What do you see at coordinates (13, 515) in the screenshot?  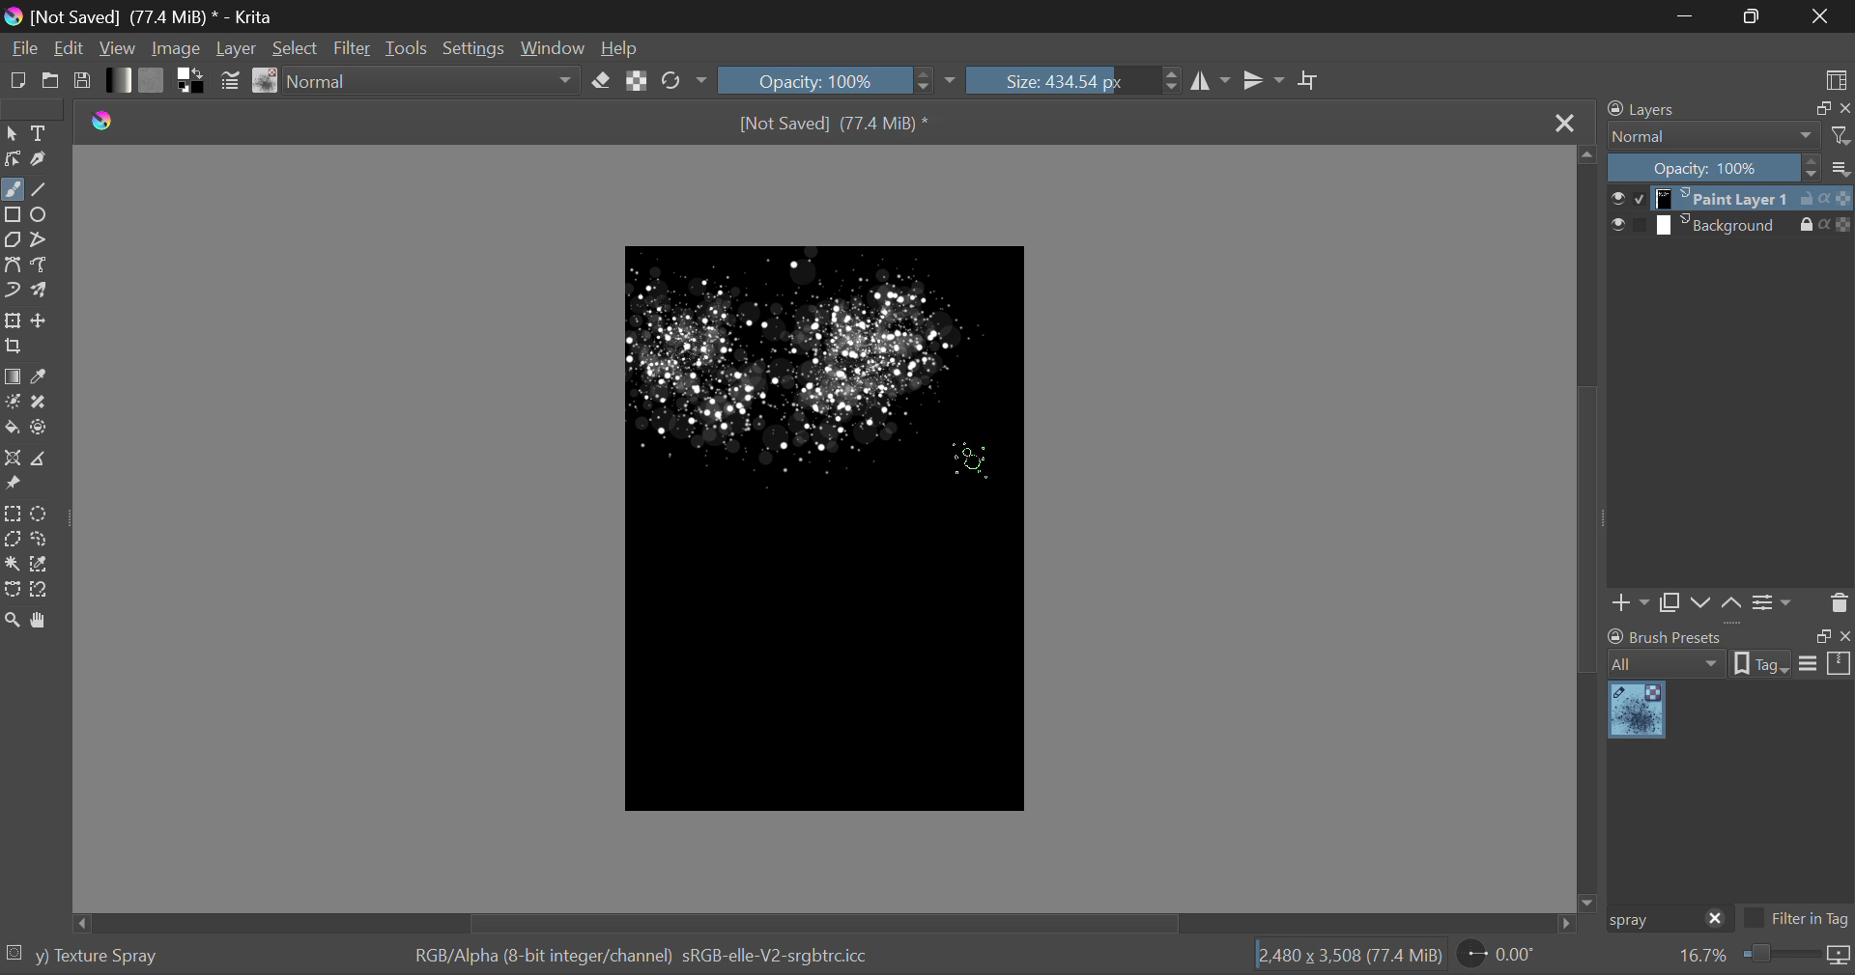 I see `Rectangular Selection` at bounding box center [13, 515].